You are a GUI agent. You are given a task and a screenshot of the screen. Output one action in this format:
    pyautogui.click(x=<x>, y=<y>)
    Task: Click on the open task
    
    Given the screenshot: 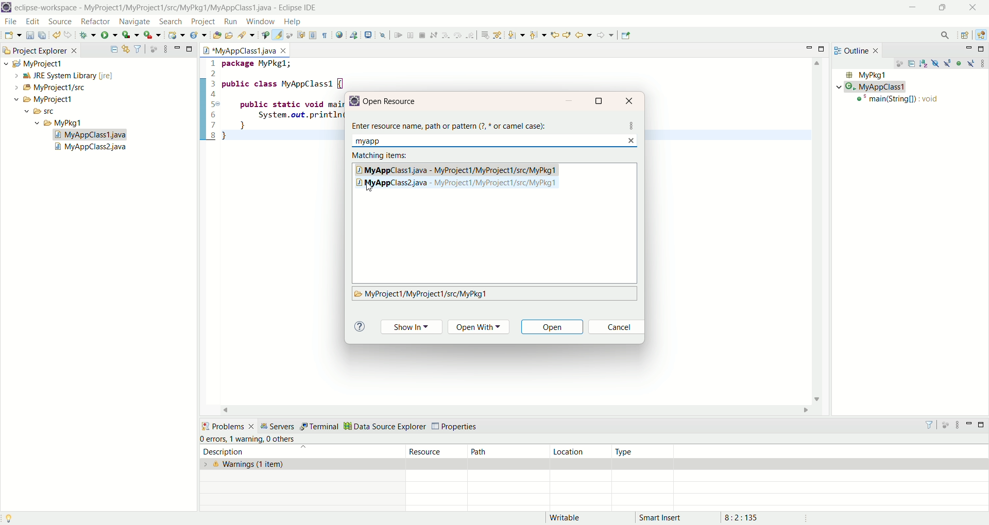 What is the action you would take?
    pyautogui.click(x=228, y=36)
    